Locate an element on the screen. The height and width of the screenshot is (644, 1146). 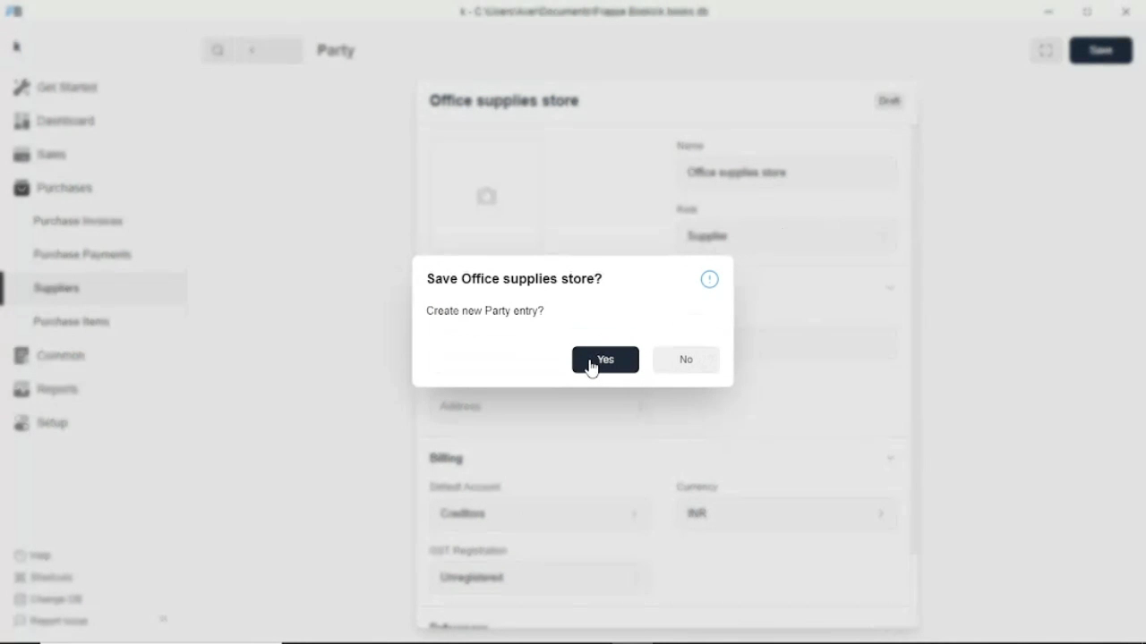
Purchase invoices is located at coordinates (78, 219).